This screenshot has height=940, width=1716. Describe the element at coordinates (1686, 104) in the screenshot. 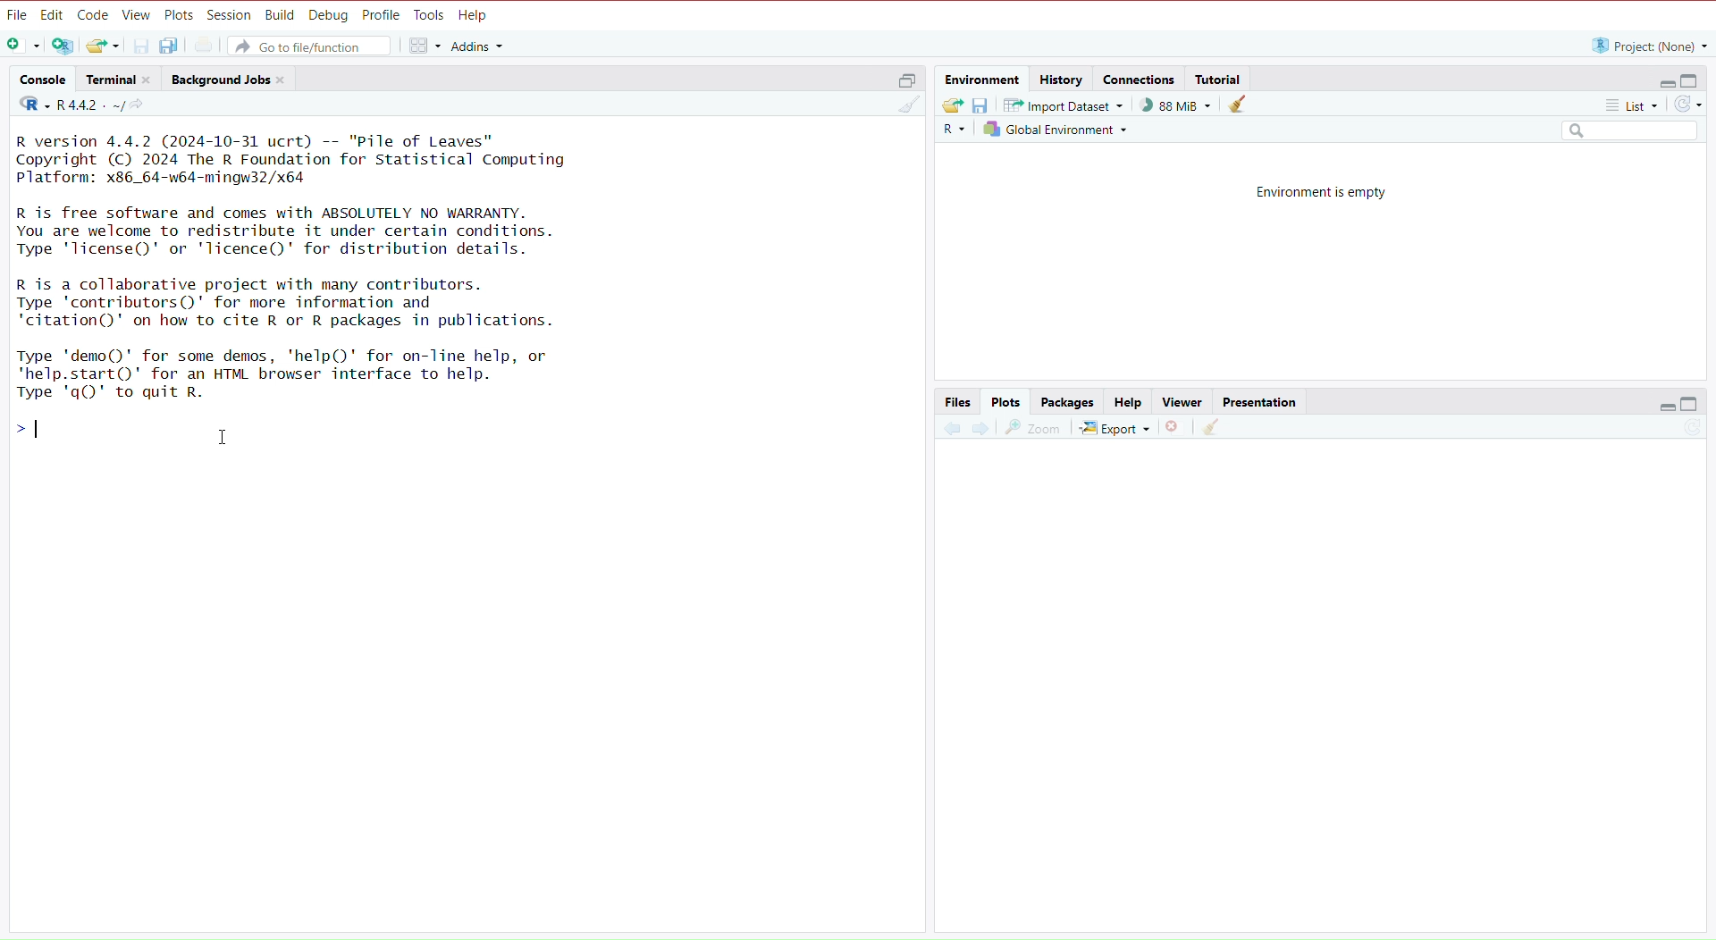

I see `Refresh list` at that location.